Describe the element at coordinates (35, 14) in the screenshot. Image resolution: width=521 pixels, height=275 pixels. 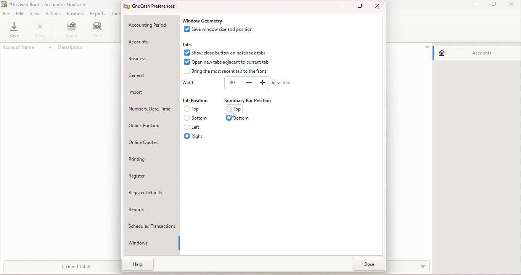
I see `View` at that location.